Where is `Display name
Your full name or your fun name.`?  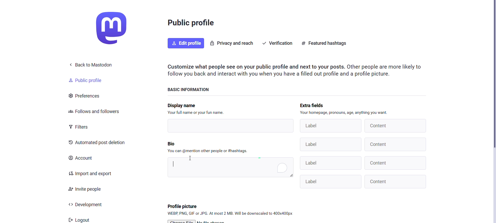 Display name
Your full name or your fun name. is located at coordinates (193, 109).